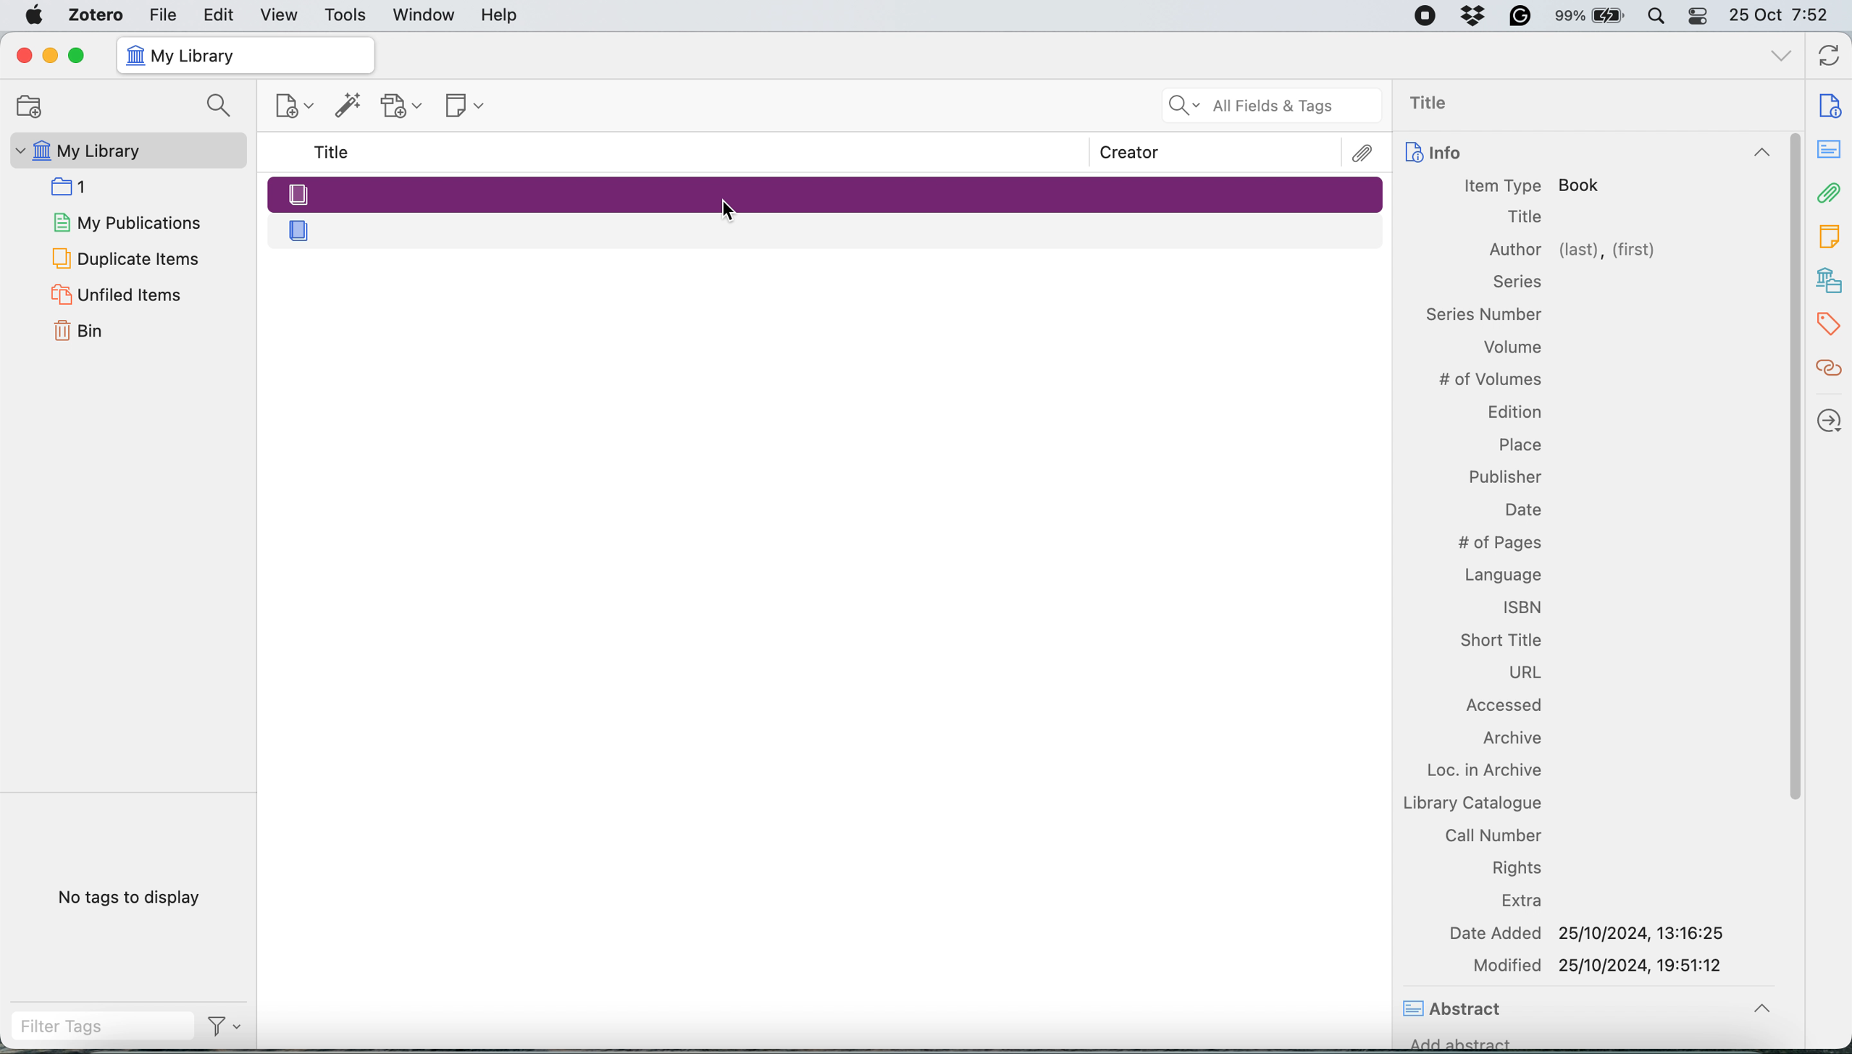 This screenshot has width=1852, height=1054. What do you see at coordinates (230, 1026) in the screenshot?
I see `Filter Options` at bounding box center [230, 1026].